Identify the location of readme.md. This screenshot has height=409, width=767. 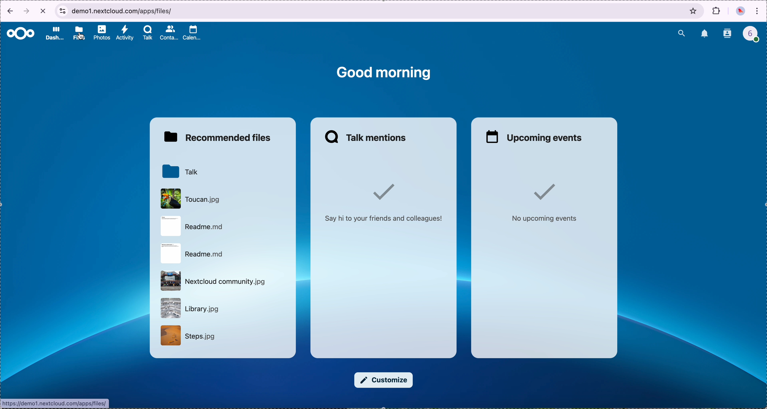
(191, 226).